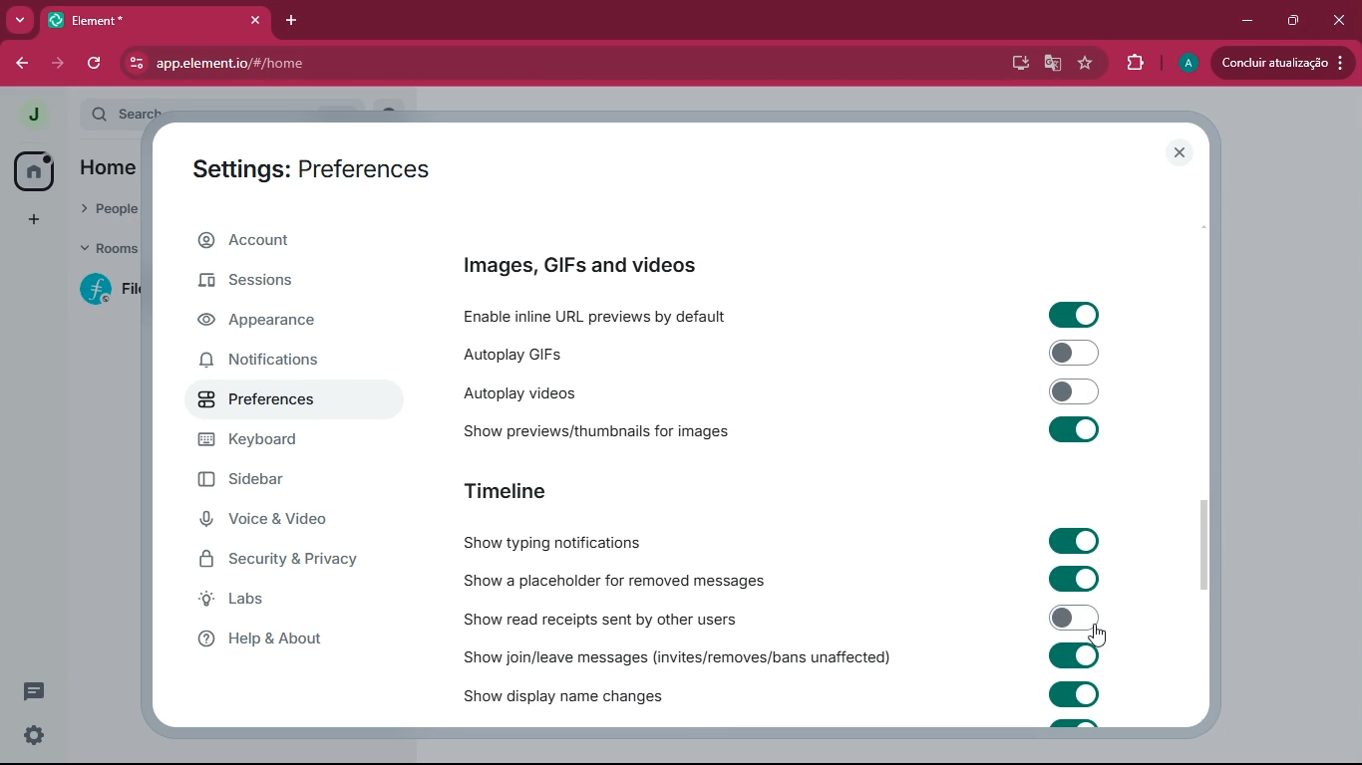 This screenshot has width=1362, height=765. Describe the element at coordinates (34, 735) in the screenshot. I see `quick settings` at that location.